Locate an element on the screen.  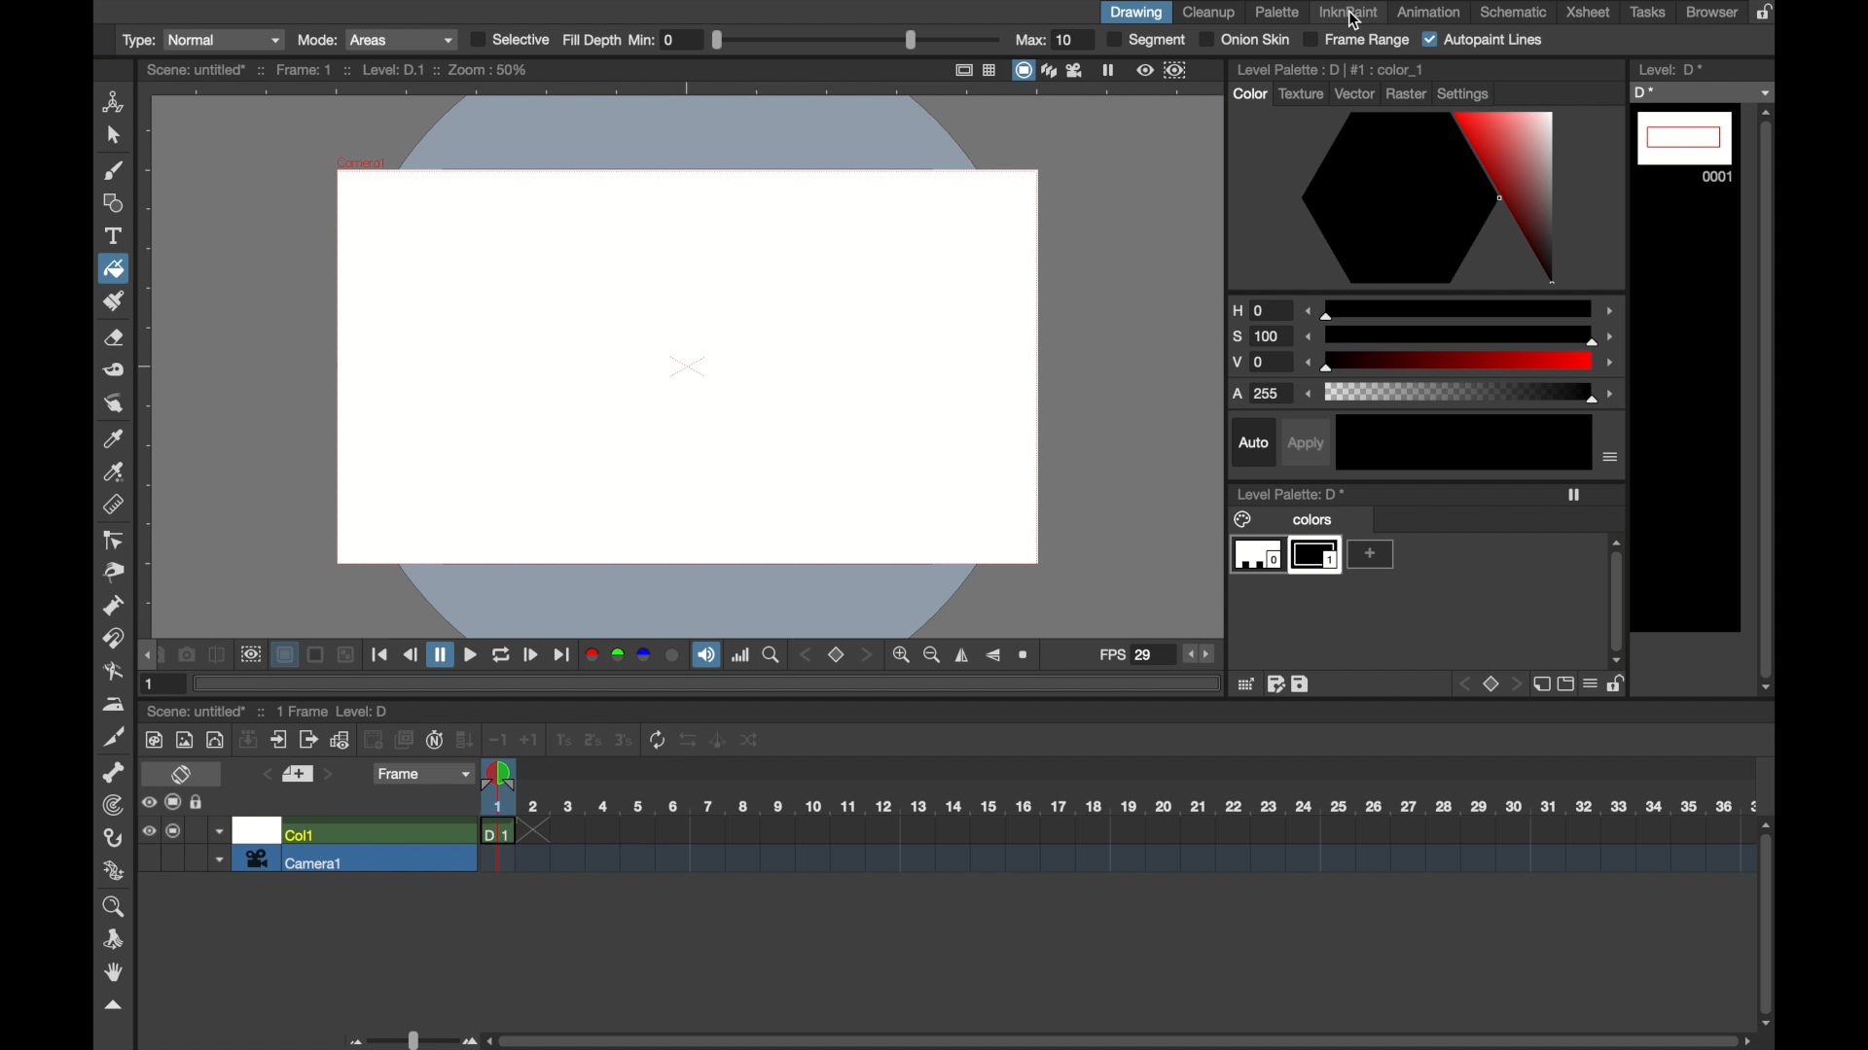
eye is located at coordinates (148, 830).